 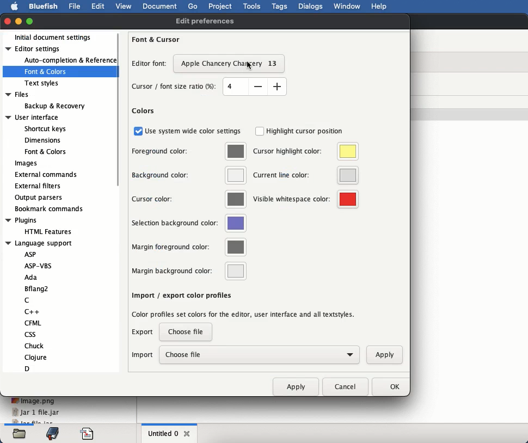 I want to click on files, so click(x=46, y=101).